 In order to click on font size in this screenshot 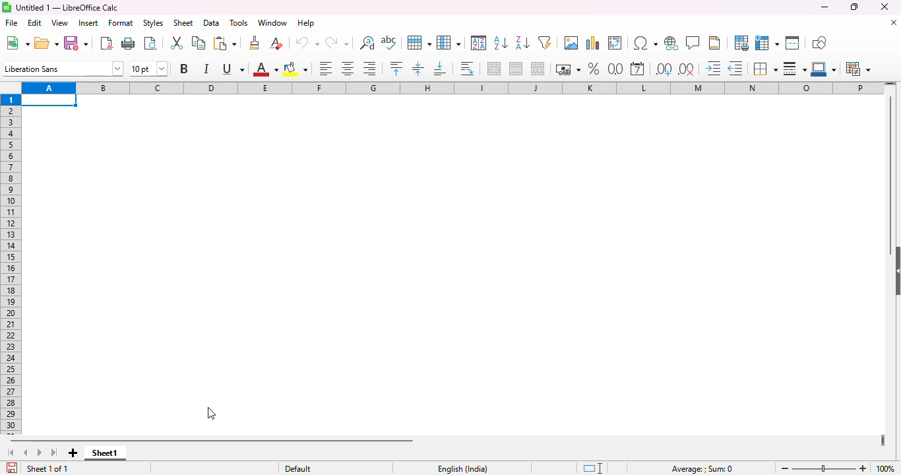, I will do `click(148, 69)`.